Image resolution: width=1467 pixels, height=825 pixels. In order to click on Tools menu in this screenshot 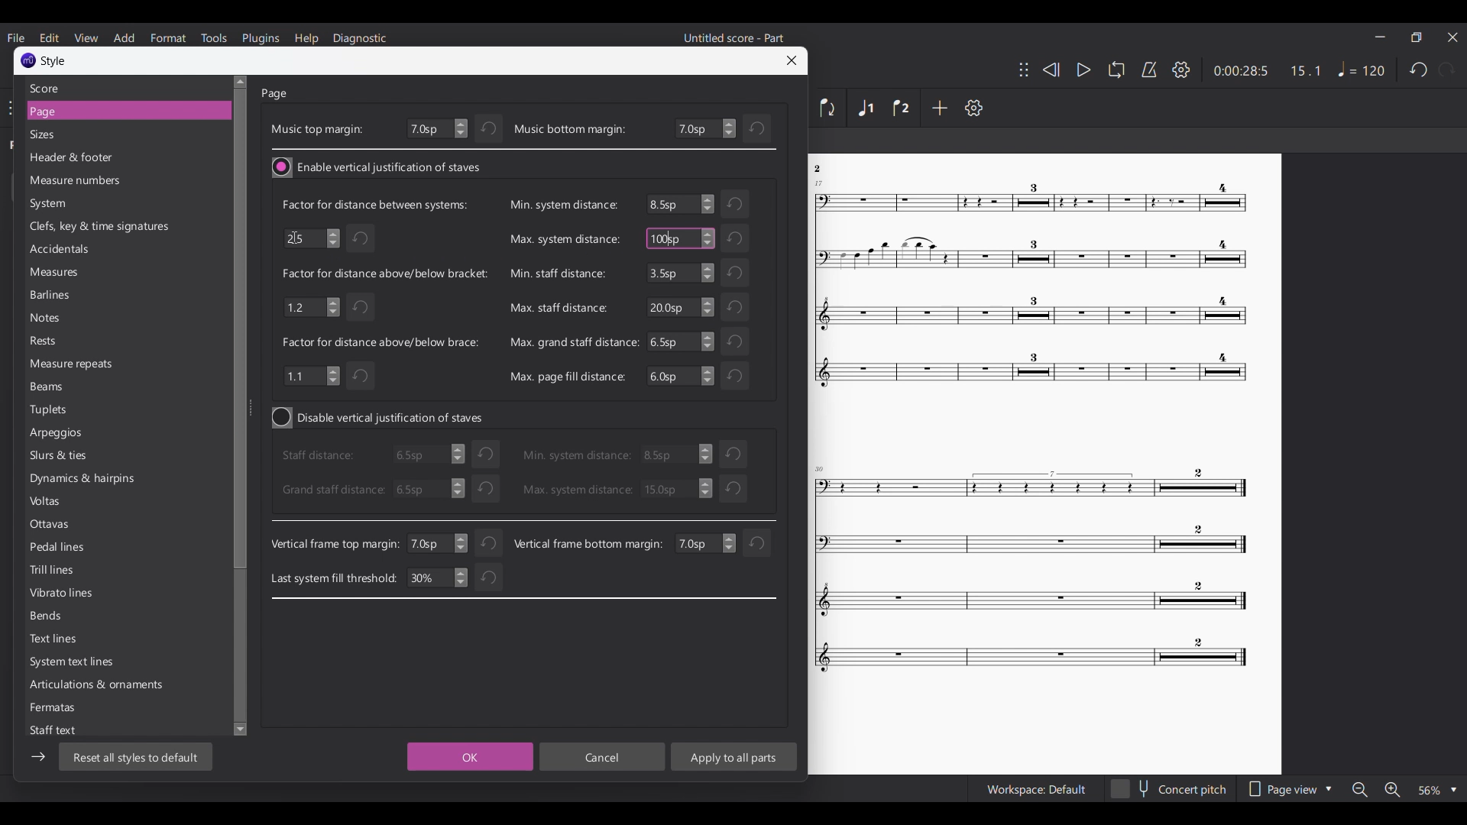, I will do `click(213, 37)`.